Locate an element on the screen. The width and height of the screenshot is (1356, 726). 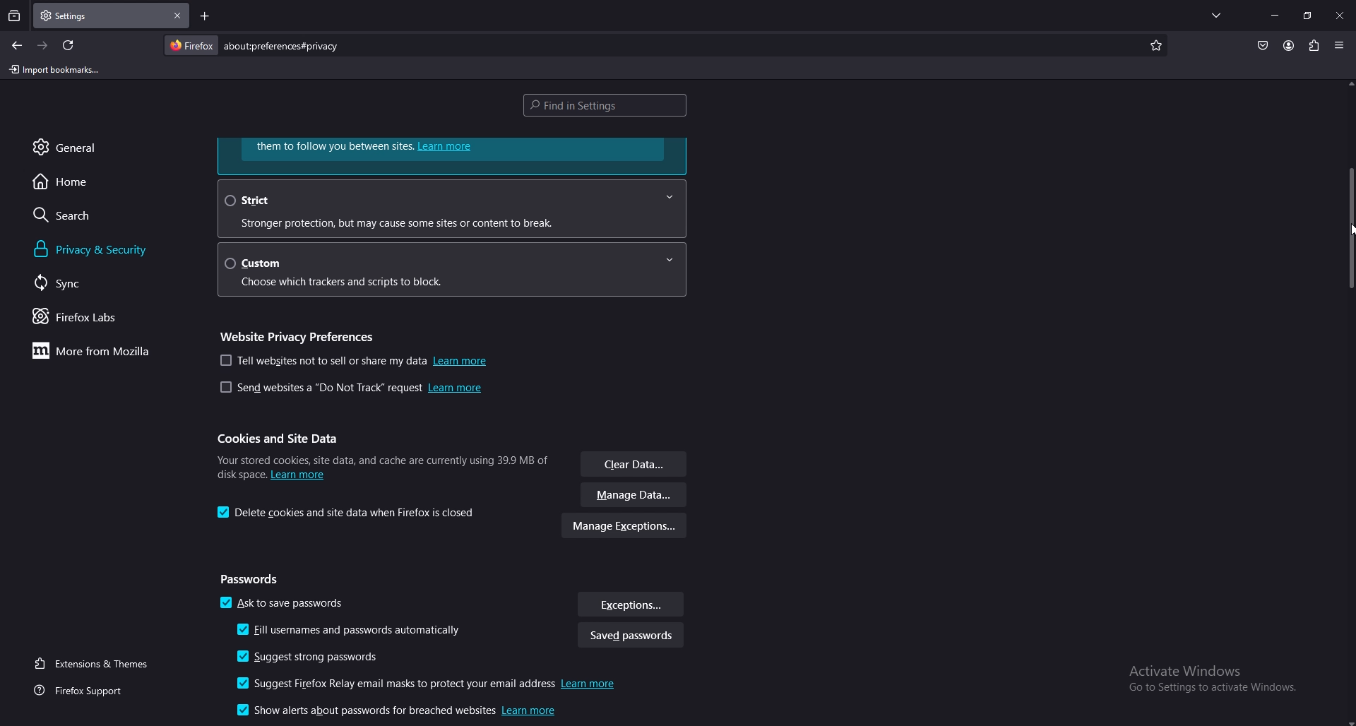
manage data is located at coordinates (635, 496).